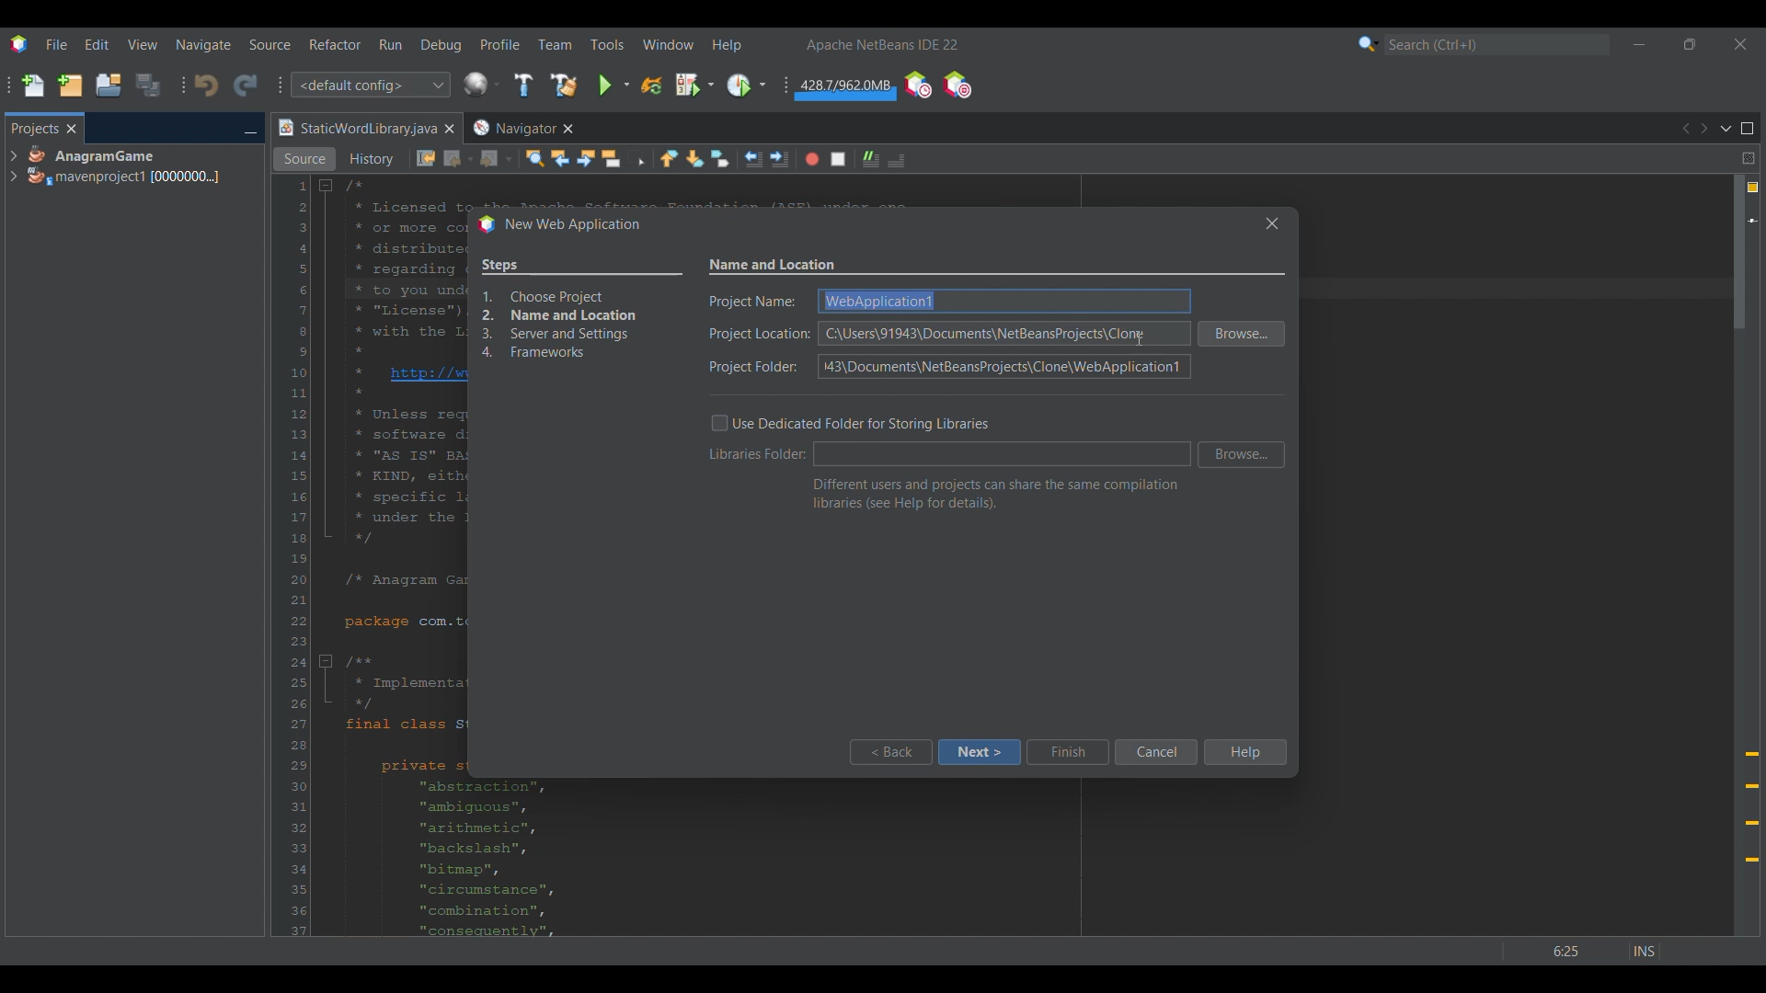 The image size is (1766, 993). Describe the element at coordinates (203, 45) in the screenshot. I see `Naviagate menu` at that location.